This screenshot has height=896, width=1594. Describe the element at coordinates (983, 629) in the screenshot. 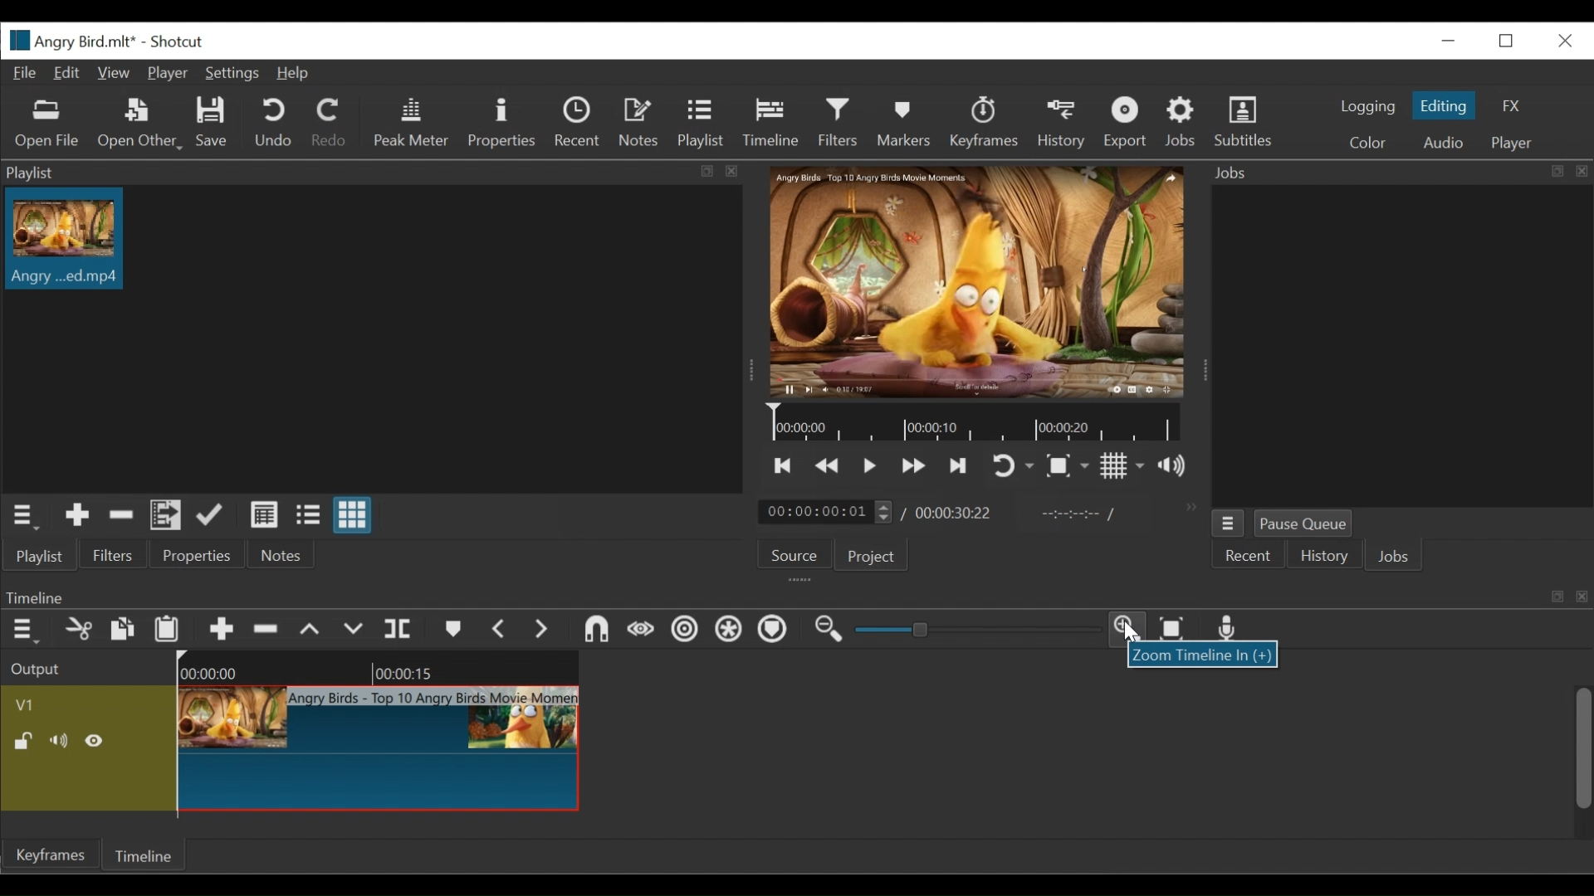

I see `Zoom slider` at that location.